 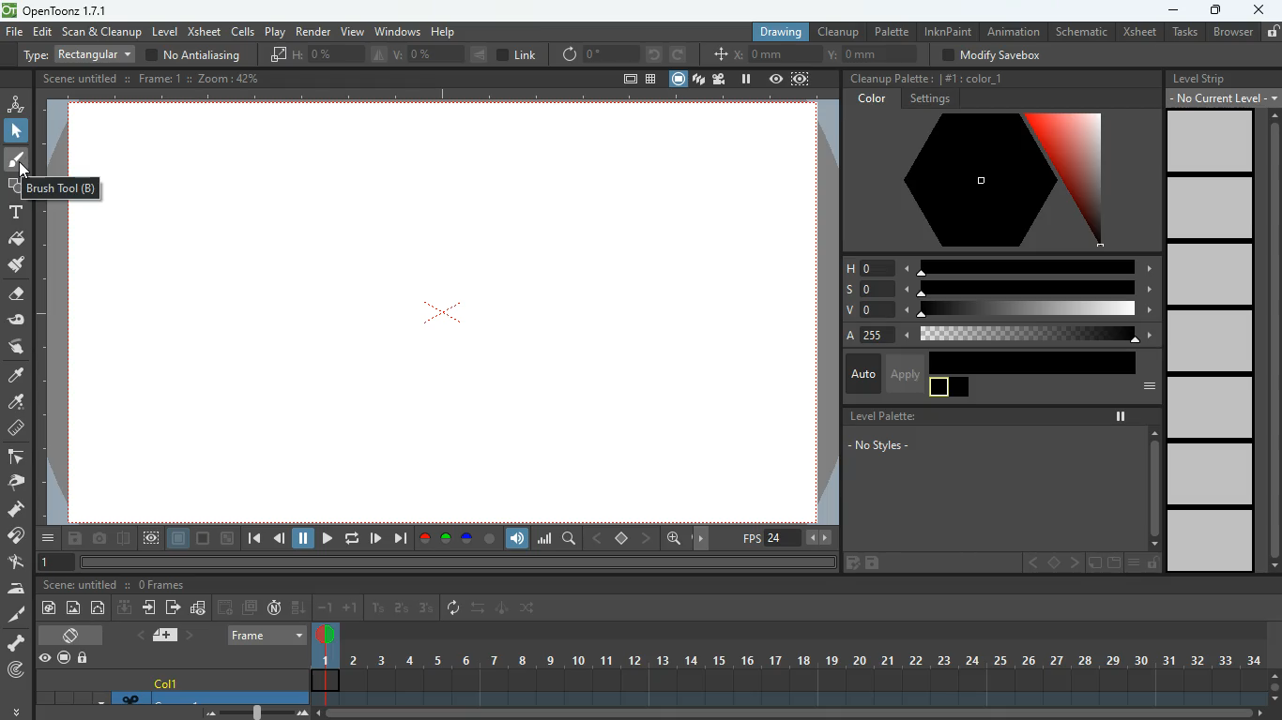 I want to click on measure, so click(x=15, y=429).